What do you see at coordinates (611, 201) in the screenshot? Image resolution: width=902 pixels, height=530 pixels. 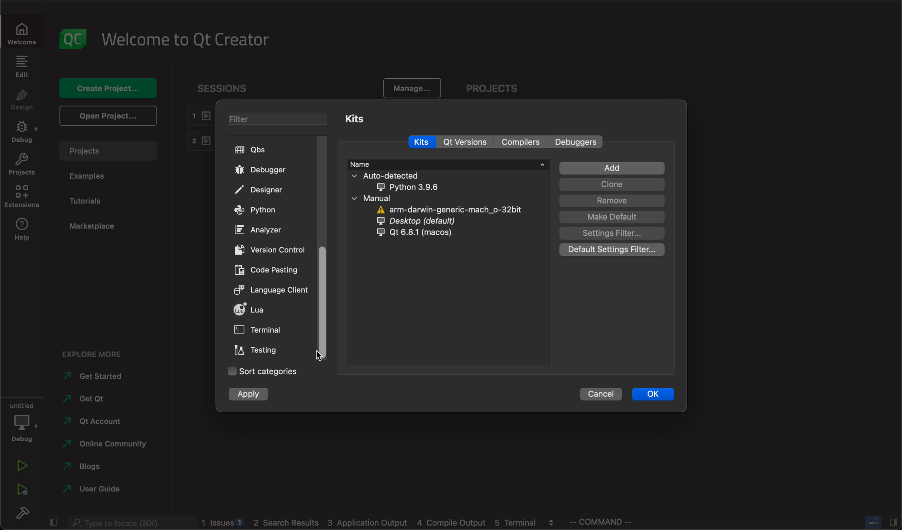 I see `remove` at bounding box center [611, 201].